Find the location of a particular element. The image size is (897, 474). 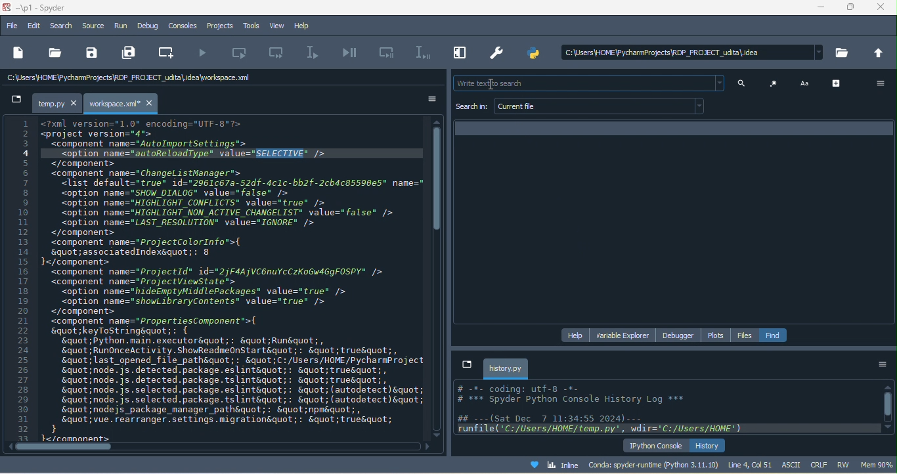

c\users\home\pycharm project is located at coordinates (146, 79).